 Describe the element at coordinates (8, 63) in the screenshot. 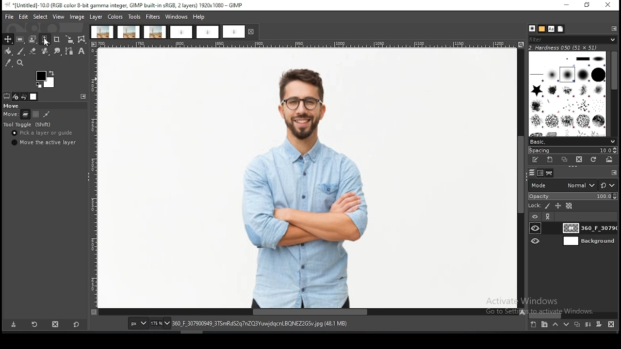

I see `color picker tool` at that location.